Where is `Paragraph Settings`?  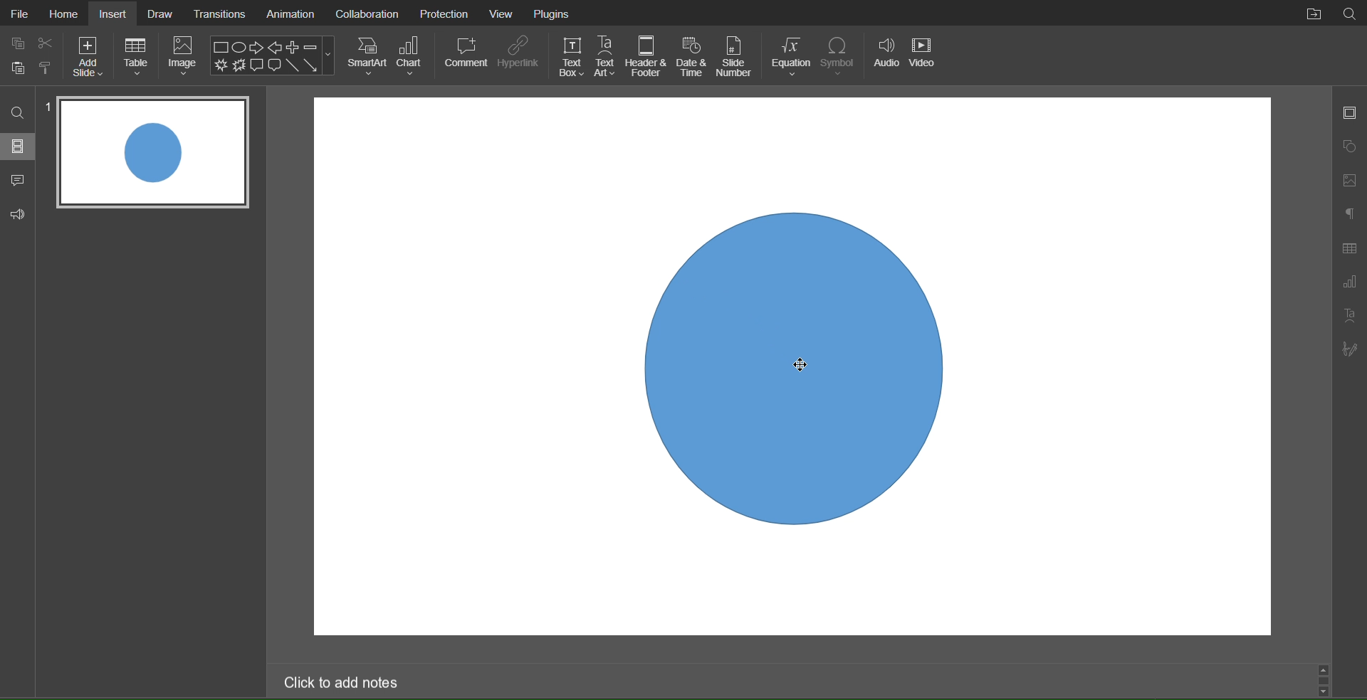 Paragraph Settings is located at coordinates (1348, 215).